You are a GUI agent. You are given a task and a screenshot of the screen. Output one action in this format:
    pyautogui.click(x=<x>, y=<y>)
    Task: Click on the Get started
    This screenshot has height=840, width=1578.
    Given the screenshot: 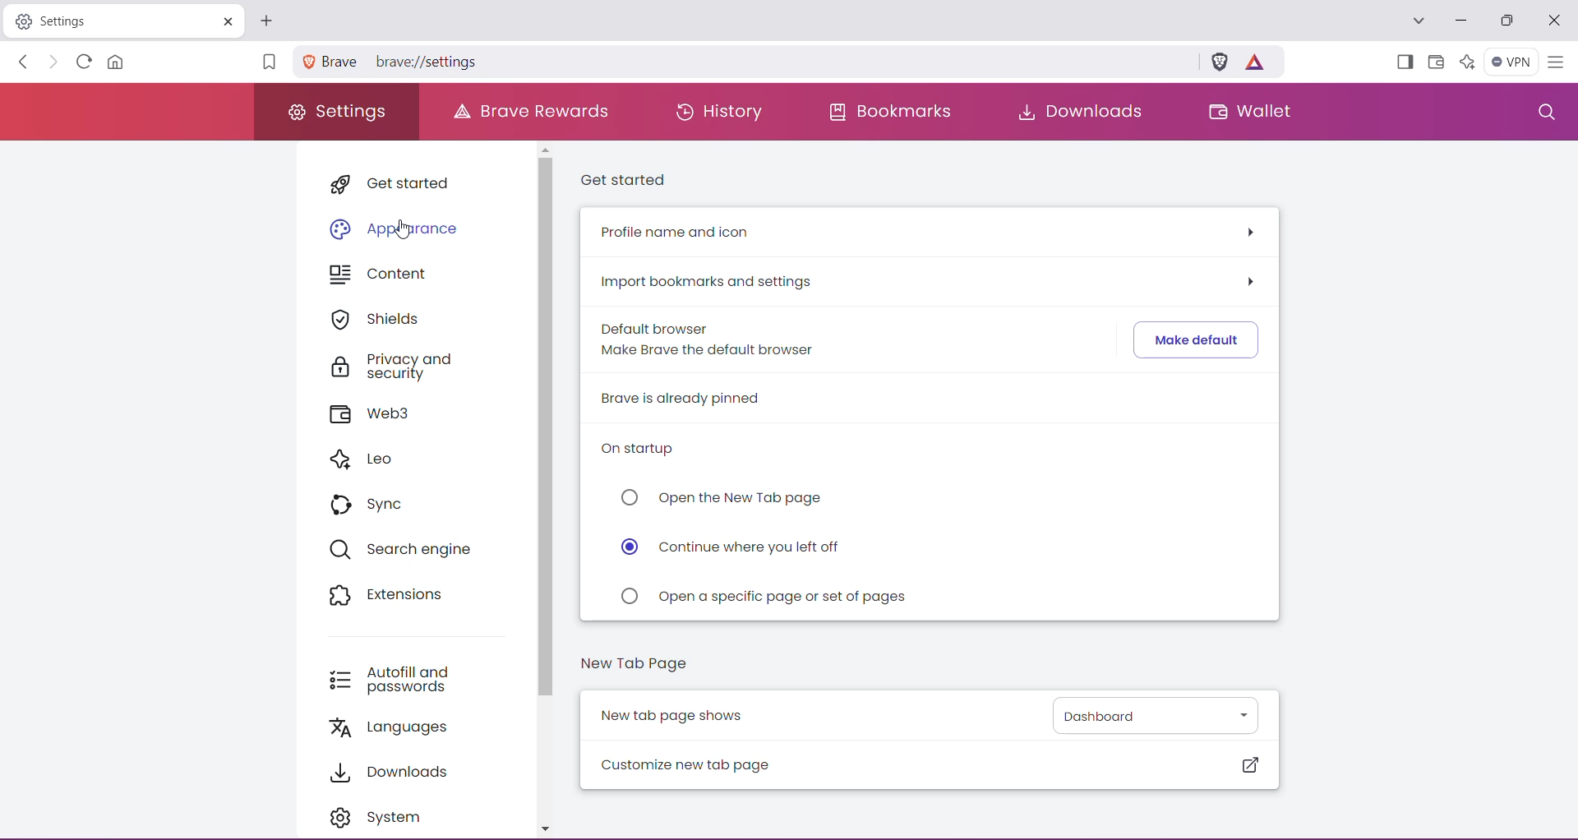 What is the action you would take?
    pyautogui.click(x=391, y=182)
    